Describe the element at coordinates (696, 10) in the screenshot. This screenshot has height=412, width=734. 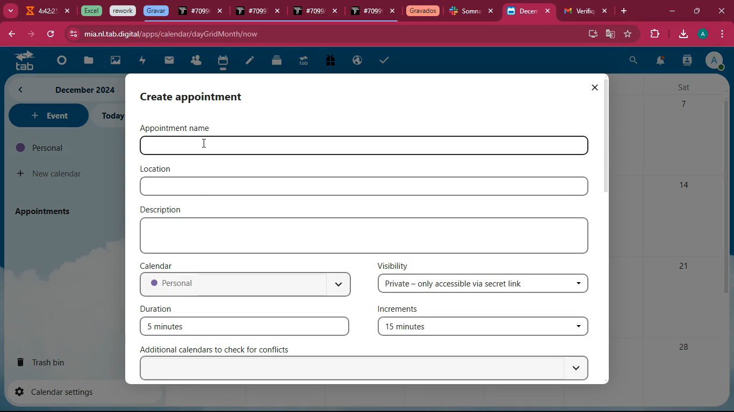
I see `maximize` at that location.